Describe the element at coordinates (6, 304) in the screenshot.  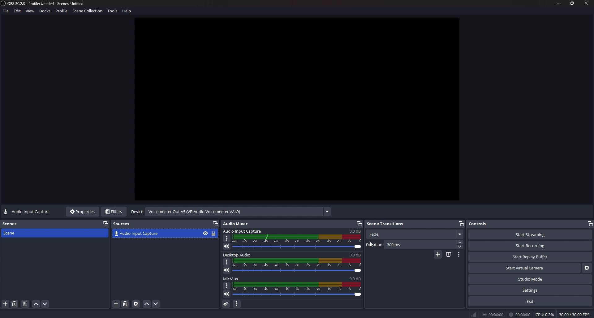
I see `add scene` at that location.